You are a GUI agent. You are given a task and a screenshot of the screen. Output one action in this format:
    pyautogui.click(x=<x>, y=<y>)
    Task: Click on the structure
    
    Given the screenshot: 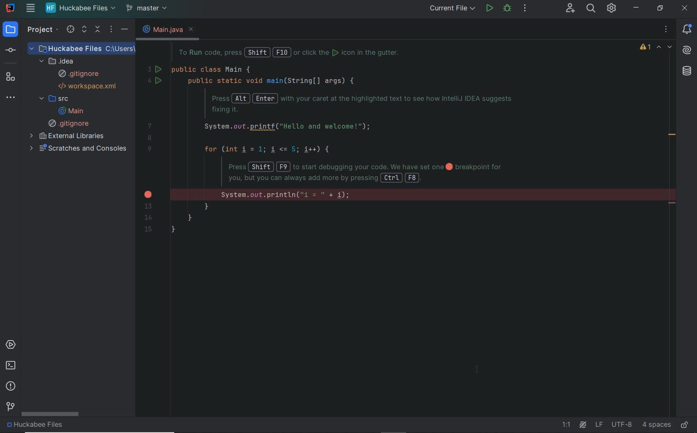 What is the action you would take?
    pyautogui.click(x=13, y=77)
    